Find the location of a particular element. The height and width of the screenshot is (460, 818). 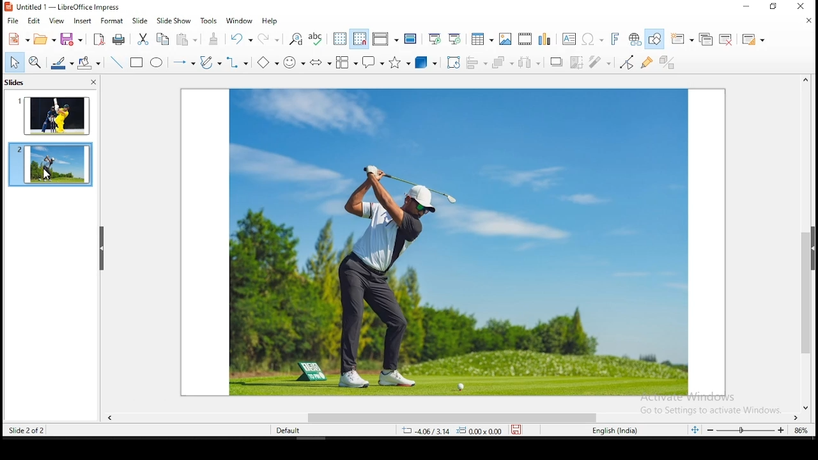

slide 1 is located at coordinates (54, 118).